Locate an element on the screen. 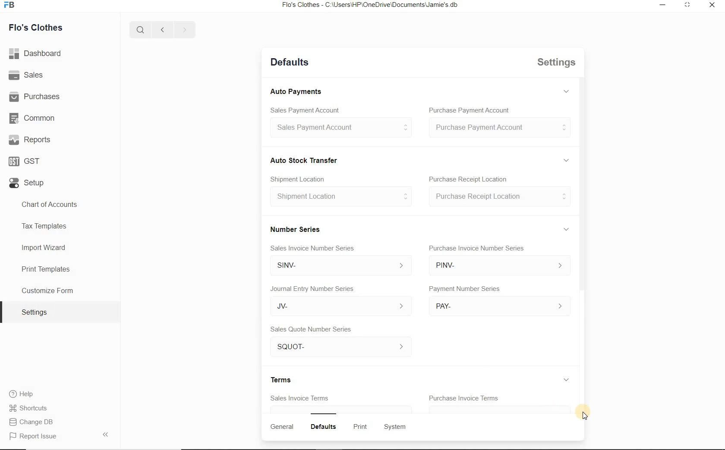 The width and height of the screenshot is (725, 450). Expand is located at coordinates (407, 127).